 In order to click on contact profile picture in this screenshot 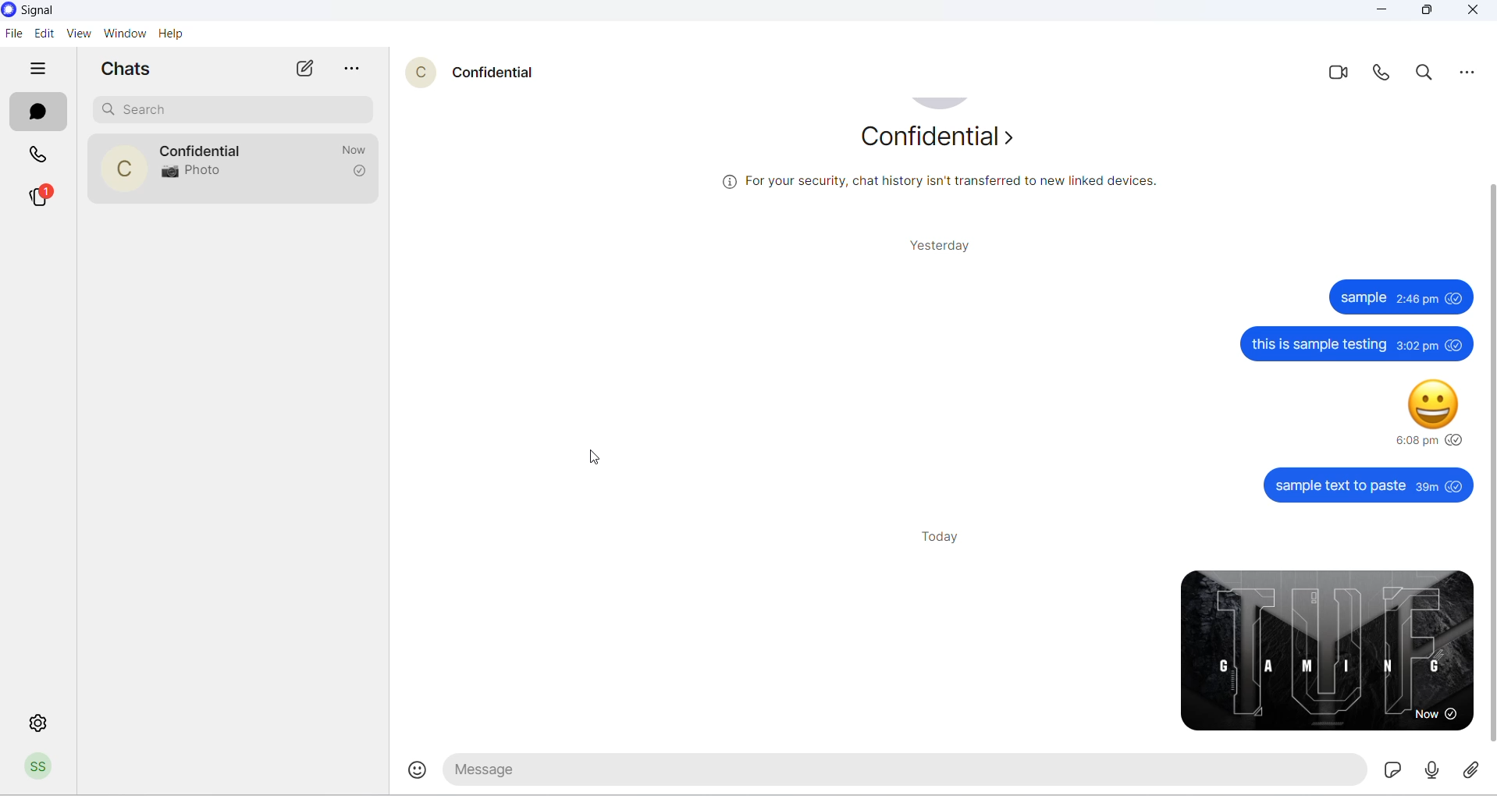, I will do `click(423, 73)`.